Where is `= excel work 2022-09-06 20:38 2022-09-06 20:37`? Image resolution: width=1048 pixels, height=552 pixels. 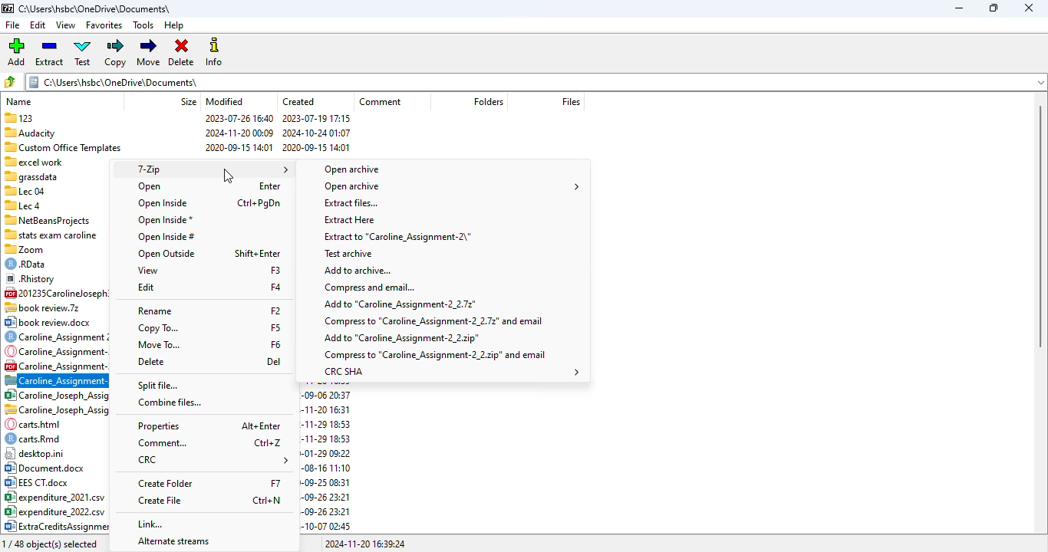
= excel work 2022-09-06 20:38 2022-09-06 20:37 is located at coordinates (54, 161).